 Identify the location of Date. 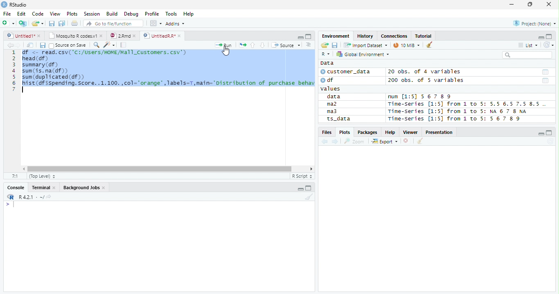
(545, 72).